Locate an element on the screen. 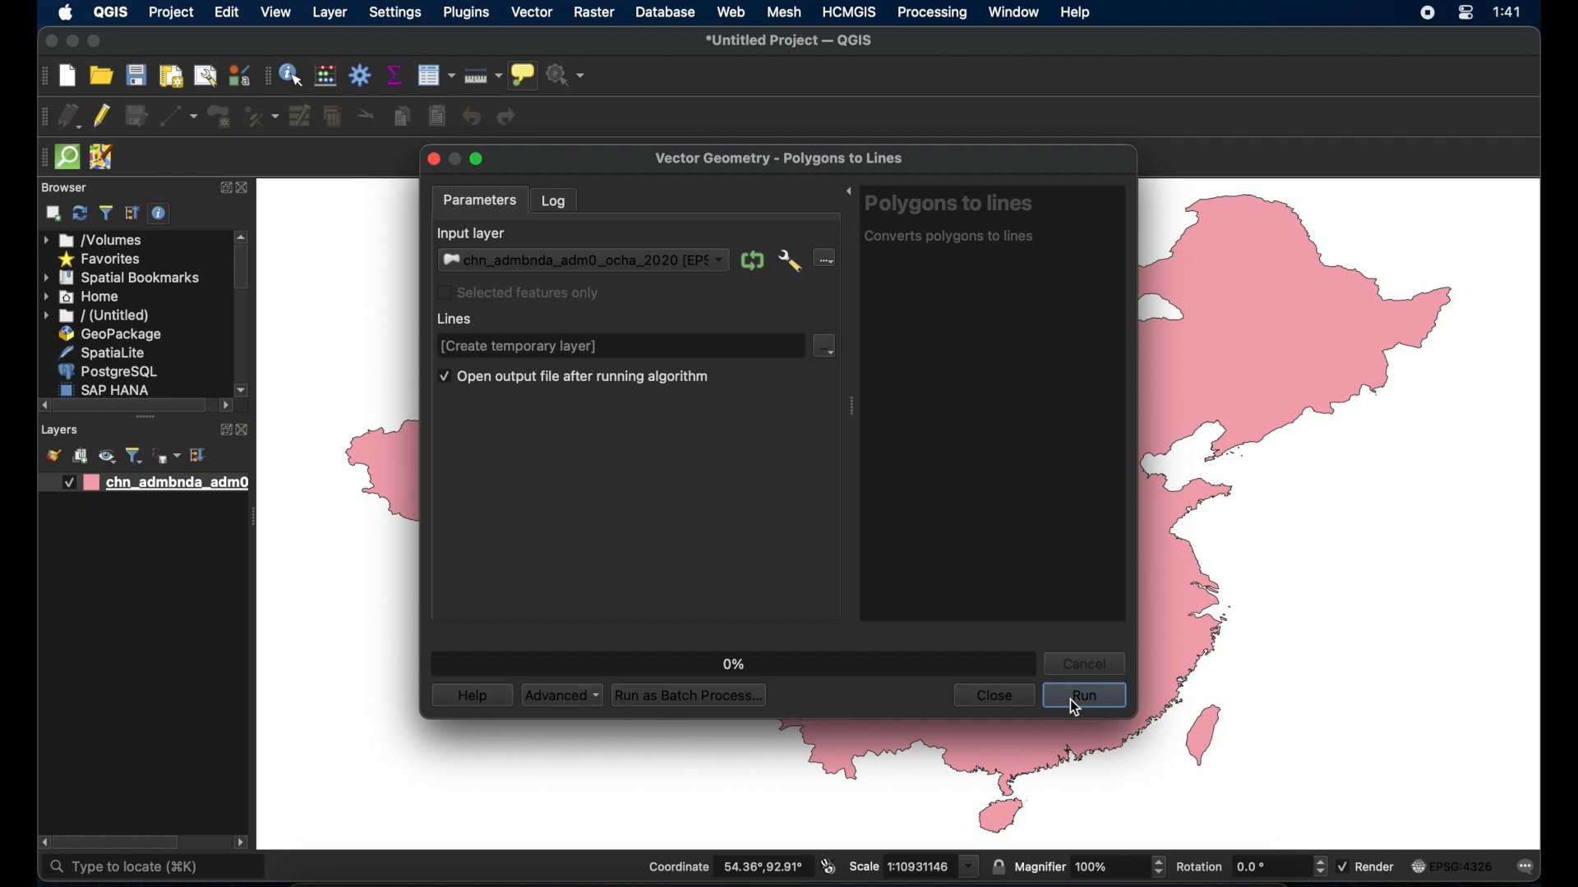  processing  is located at coordinates (933, 13).